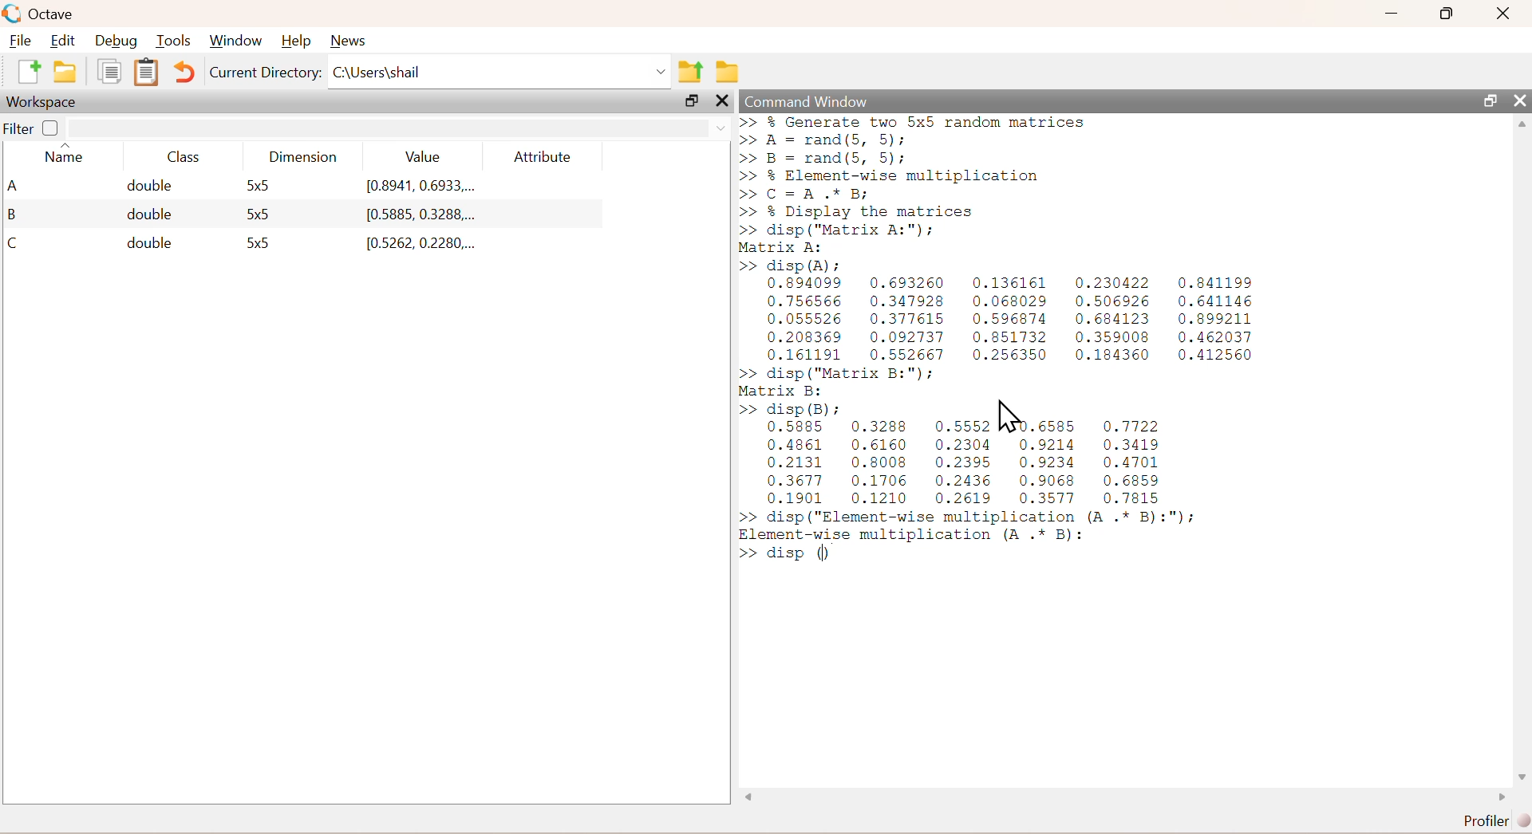  I want to click on Octave, so click(42, 14).